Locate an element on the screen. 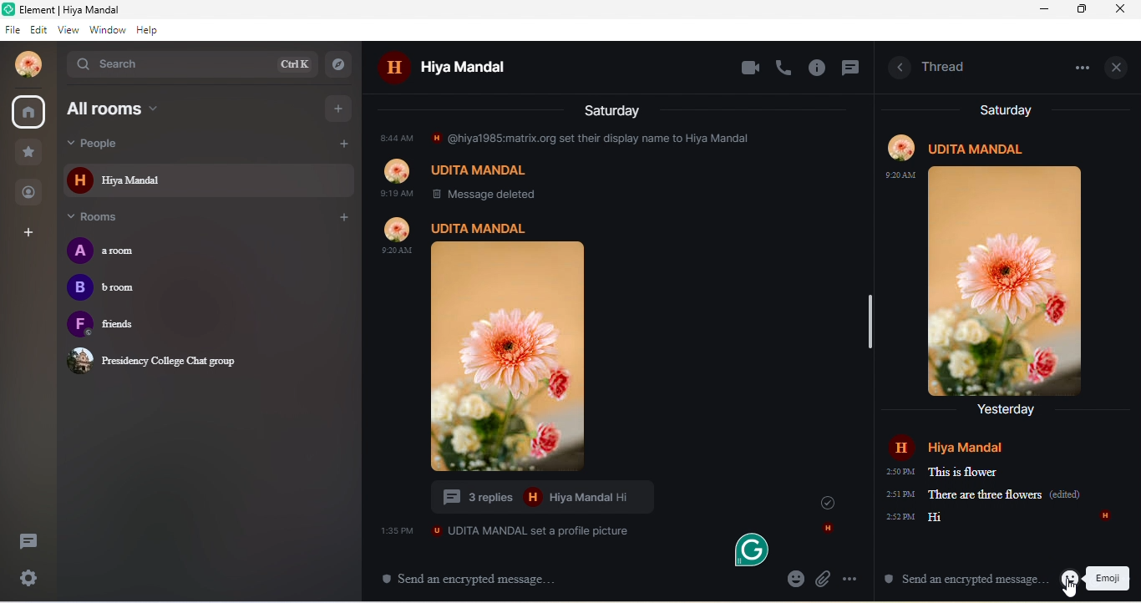 This screenshot has height=603, width=1141. restore is located at coordinates (1082, 8).